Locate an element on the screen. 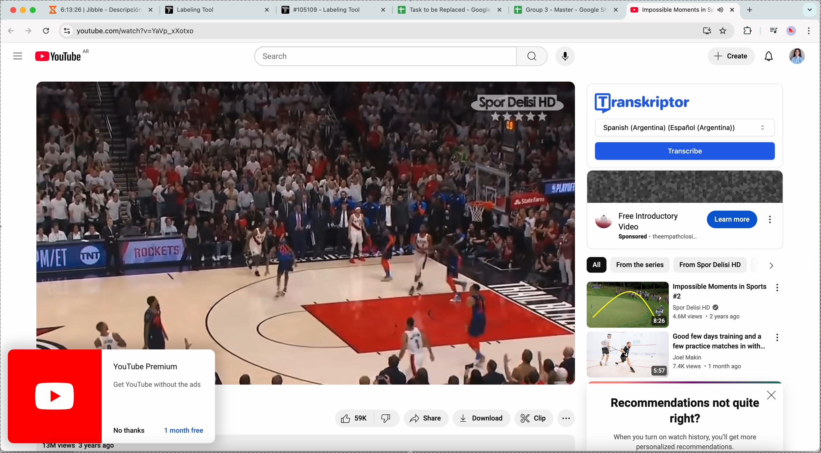  spanish is located at coordinates (686, 128).